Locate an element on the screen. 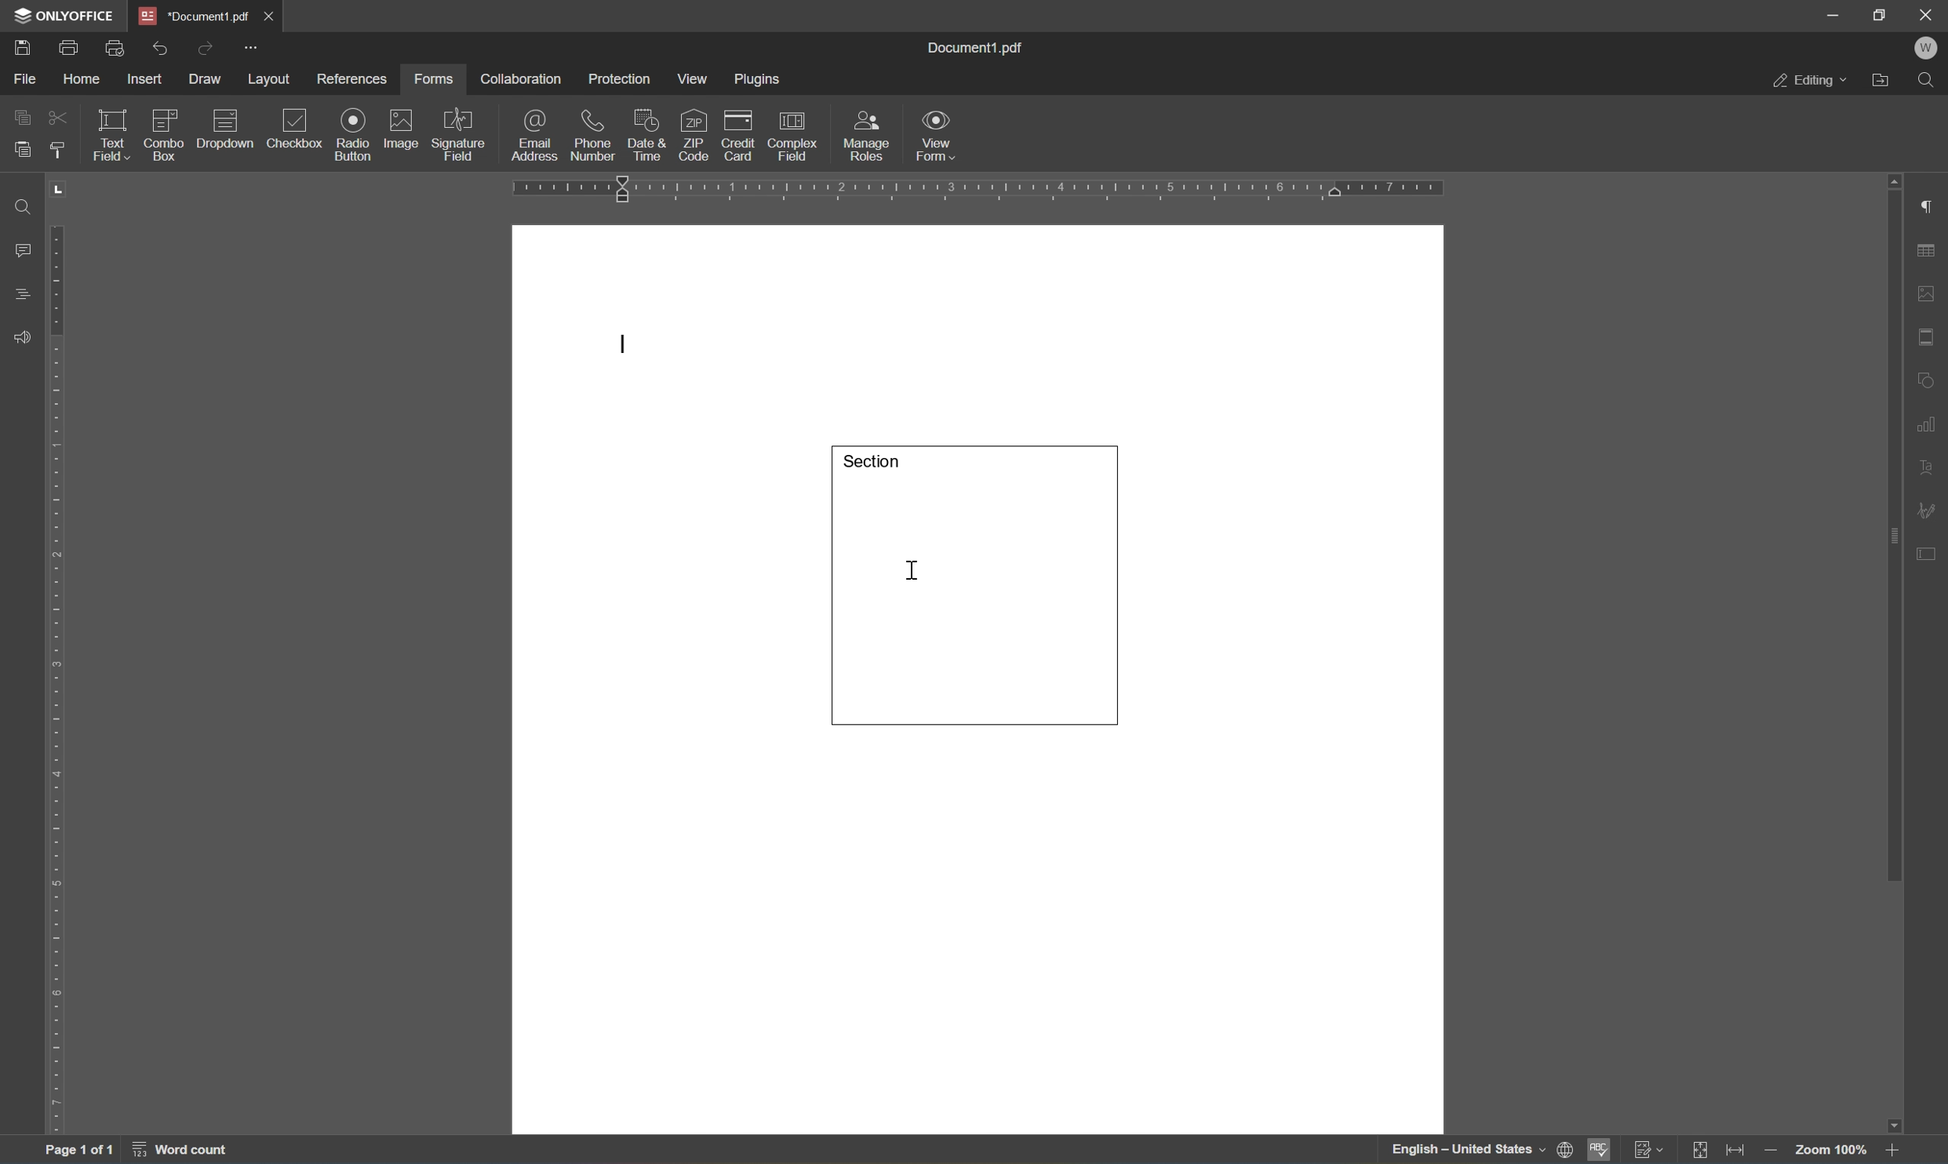 The width and height of the screenshot is (1948, 1164). draw is located at coordinates (207, 79).